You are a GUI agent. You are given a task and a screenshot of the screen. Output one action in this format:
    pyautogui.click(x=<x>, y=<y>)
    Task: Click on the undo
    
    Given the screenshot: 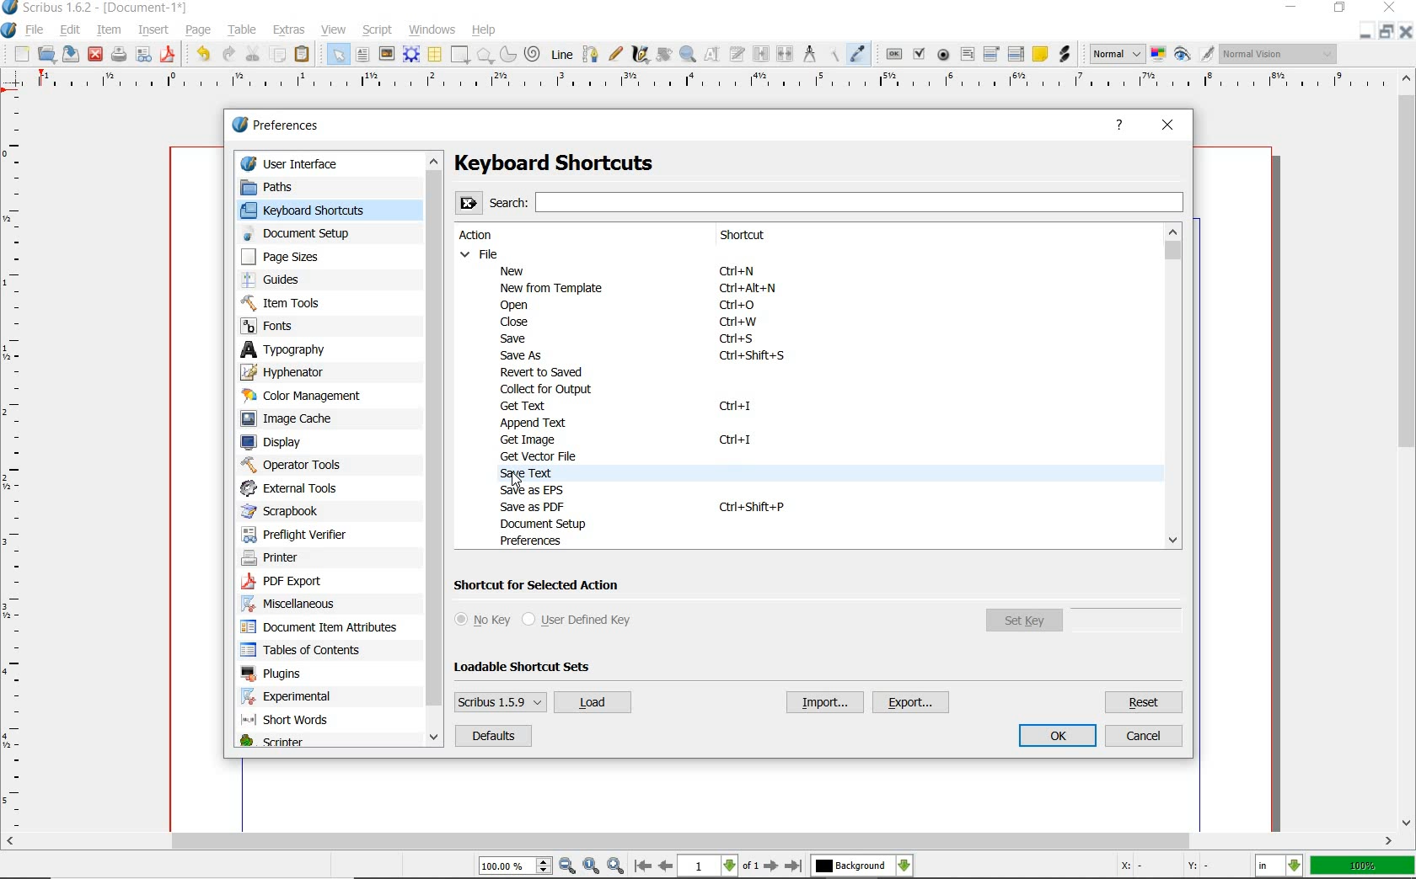 What is the action you would take?
    pyautogui.click(x=203, y=54)
    